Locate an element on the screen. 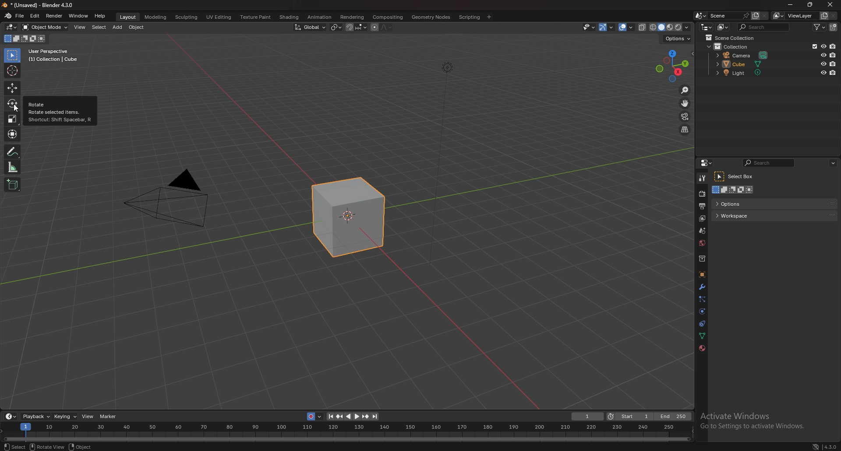  editor type is located at coordinates (708, 162).